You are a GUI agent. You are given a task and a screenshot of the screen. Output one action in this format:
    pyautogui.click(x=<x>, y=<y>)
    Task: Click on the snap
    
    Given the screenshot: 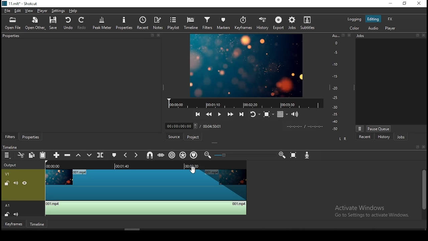 What is the action you would take?
    pyautogui.click(x=149, y=155)
    